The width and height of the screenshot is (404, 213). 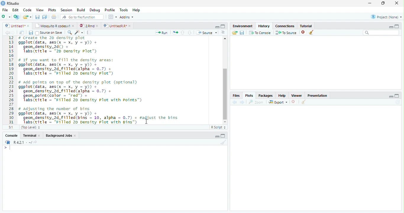 What do you see at coordinates (265, 96) in the screenshot?
I see `Packages` at bounding box center [265, 96].